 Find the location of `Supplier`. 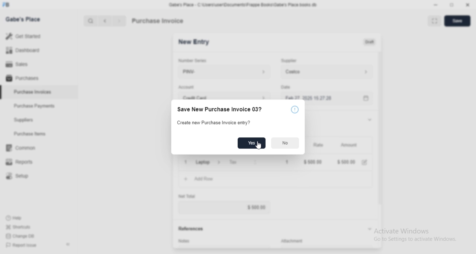

Supplier is located at coordinates (289, 61).